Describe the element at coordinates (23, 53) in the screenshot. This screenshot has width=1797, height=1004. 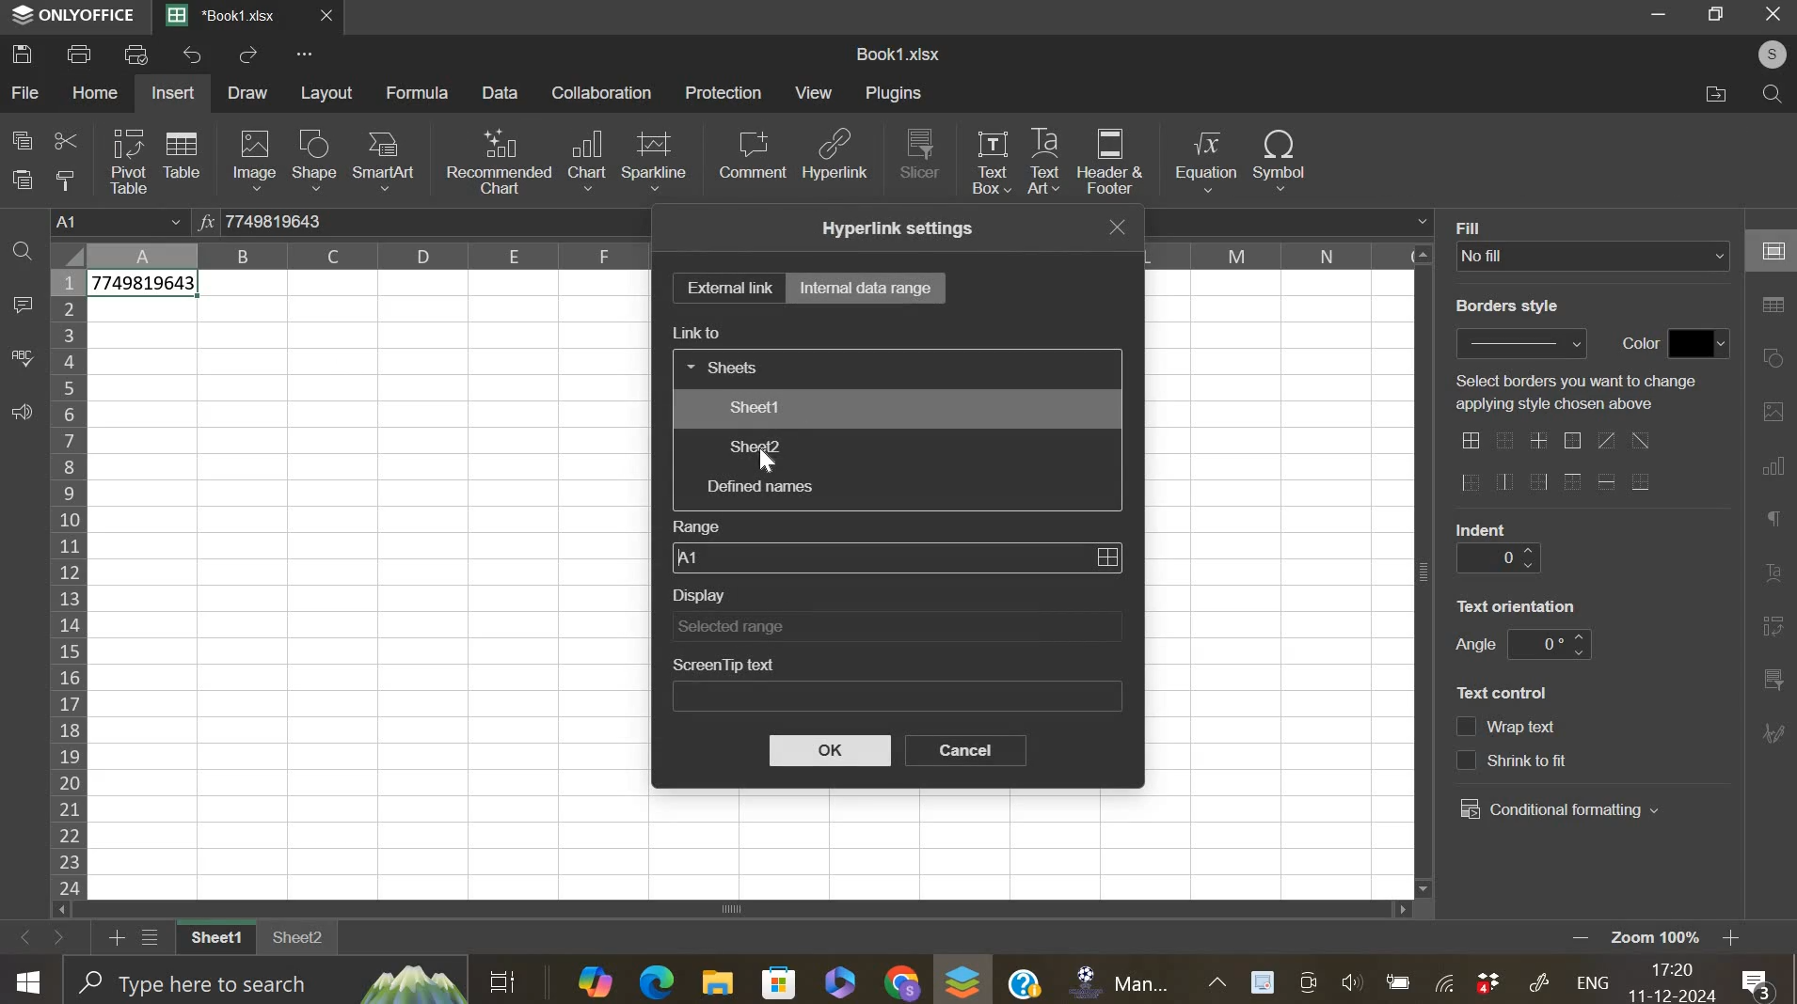
I see `save` at that location.